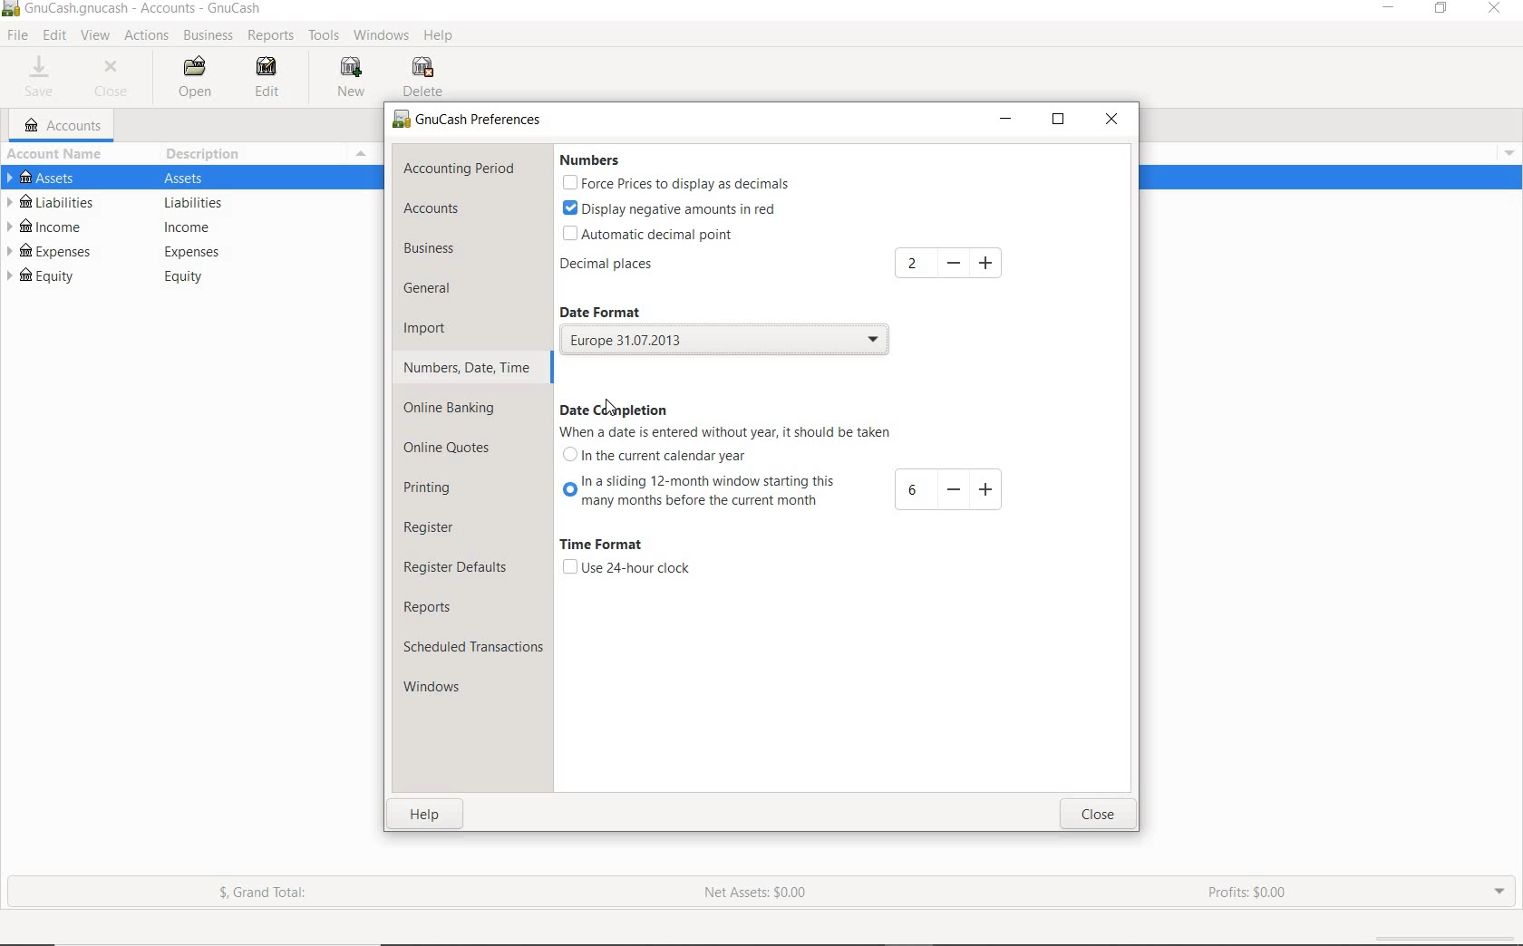  Describe the element at coordinates (54, 35) in the screenshot. I see `EDIT` at that location.